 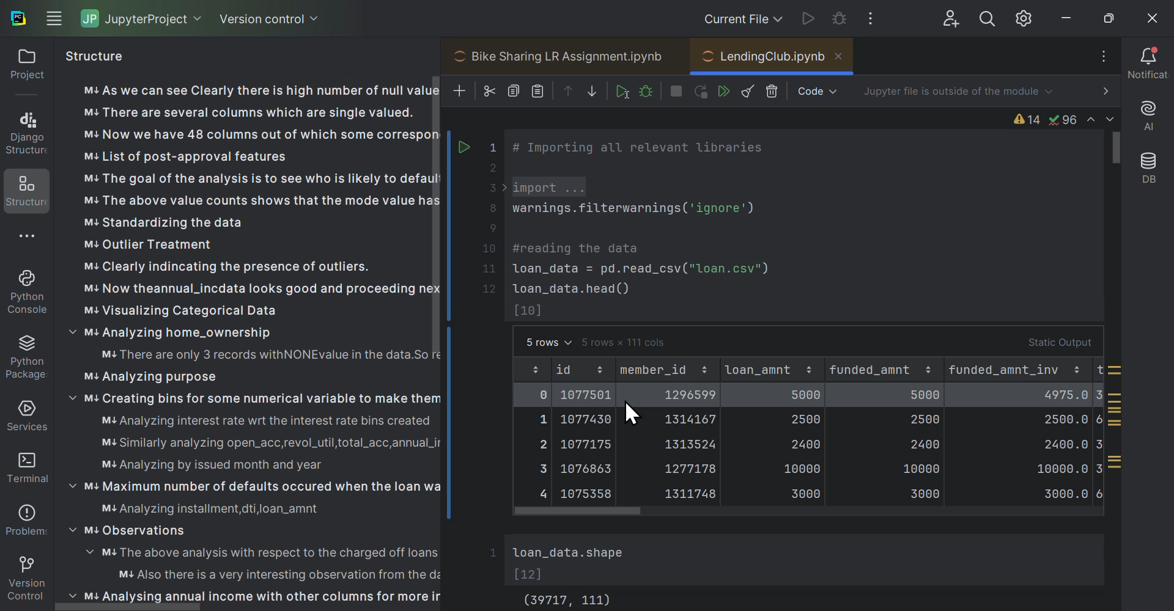 I want to click on Project, so click(x=27, y=68).